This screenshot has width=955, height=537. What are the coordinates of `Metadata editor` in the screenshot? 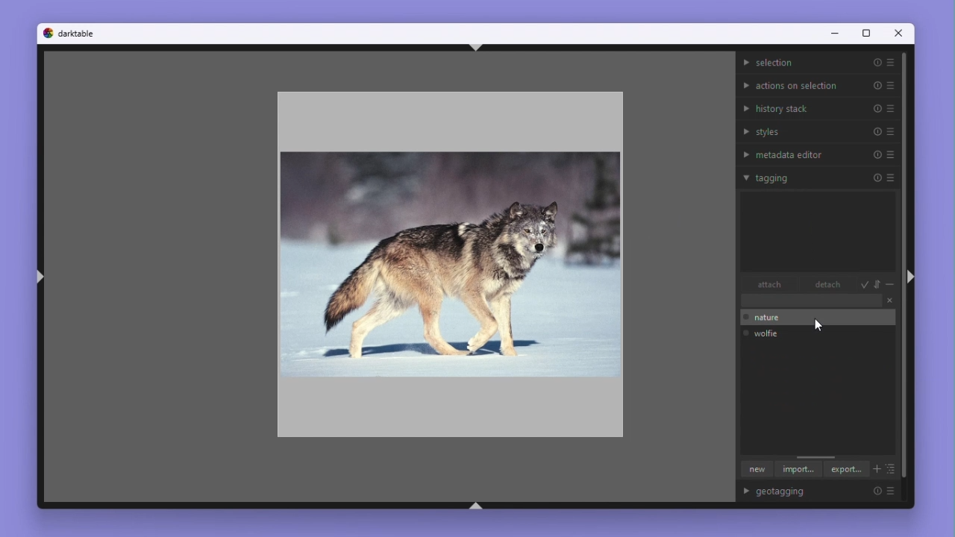 It's located at (818, 153).